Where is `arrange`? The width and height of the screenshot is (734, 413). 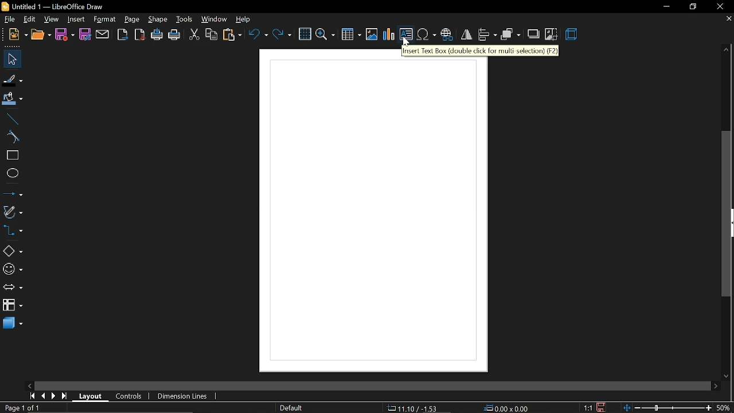
arrange is located at coordinates (511, 36).